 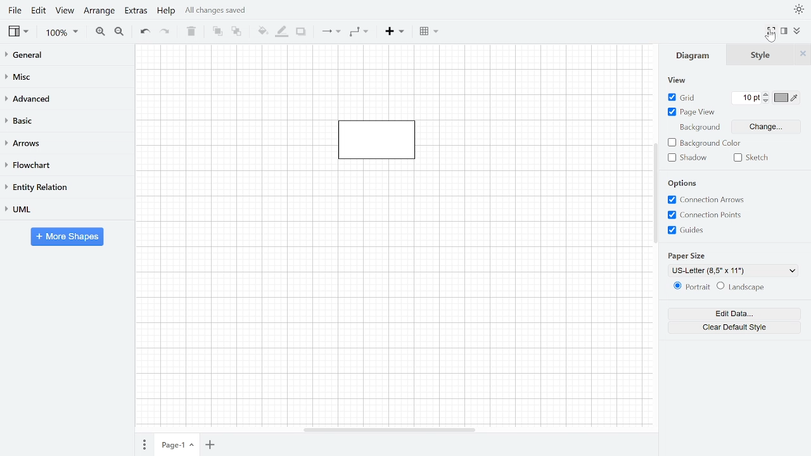 What do you see at coordinates (687, 255) in the screenshot?
I see `Paper style` at bounding box center [687, 255].